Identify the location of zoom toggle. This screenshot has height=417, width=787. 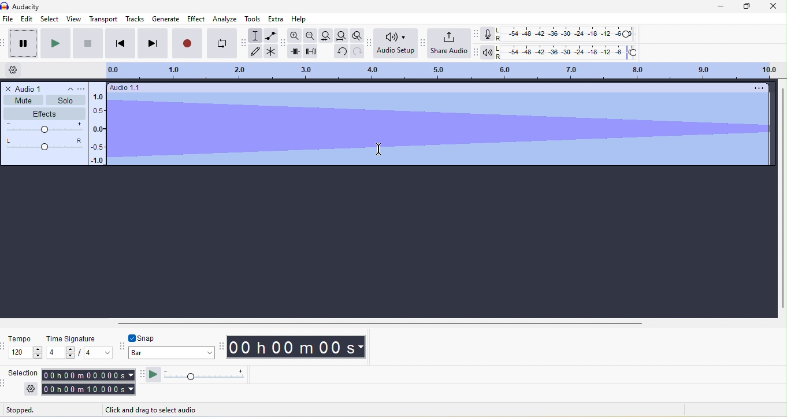
(358, 36).